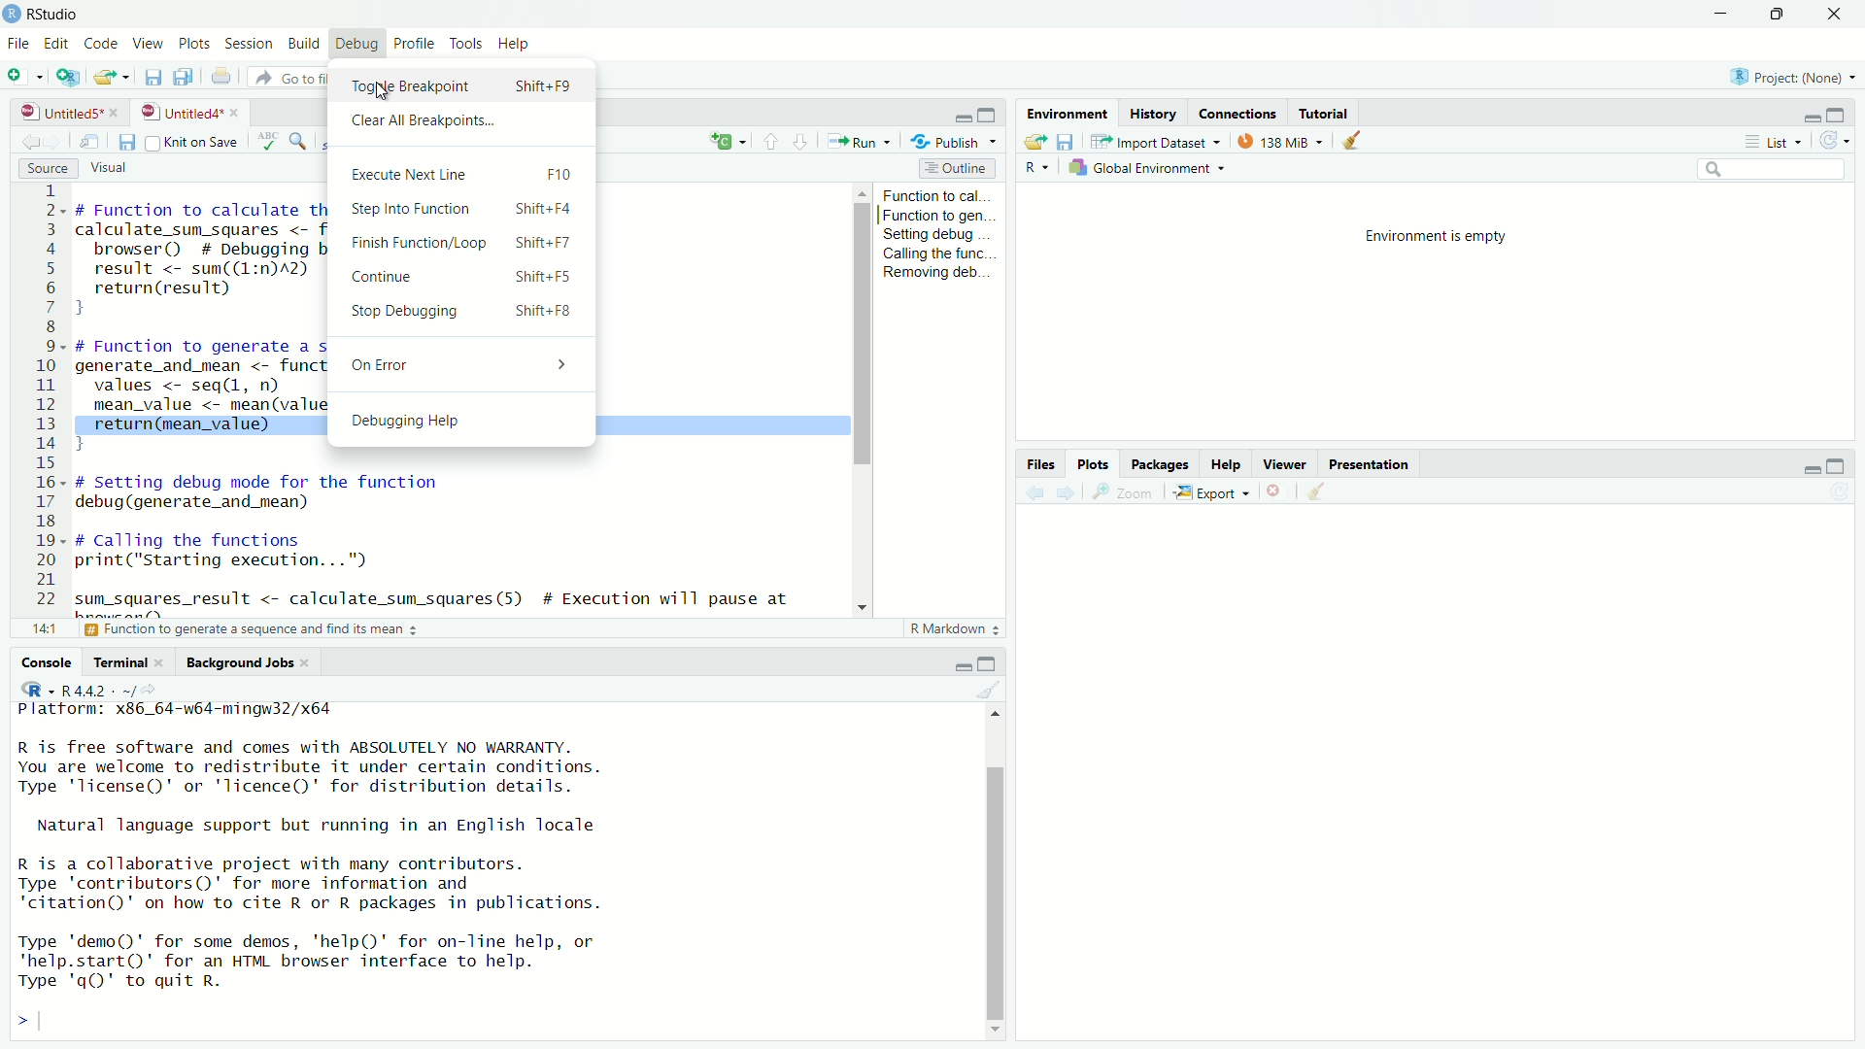  Describe the element at coordinates (303, 143) in the screenshot. I see `find/replace` at that location.